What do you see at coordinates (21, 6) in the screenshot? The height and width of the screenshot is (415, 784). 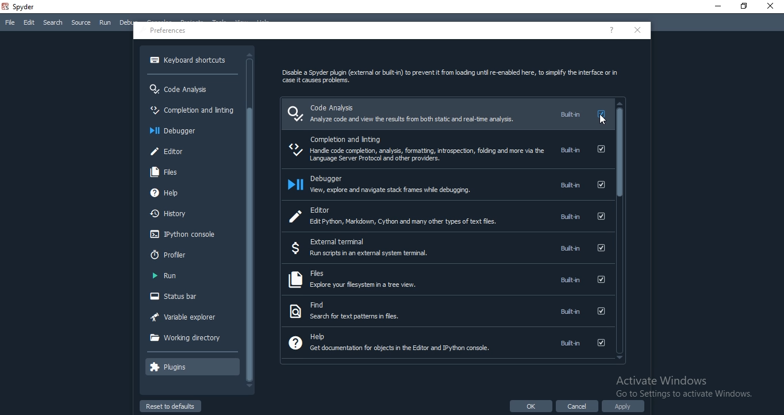 I see `spyder` at bounding box center [21, 6].